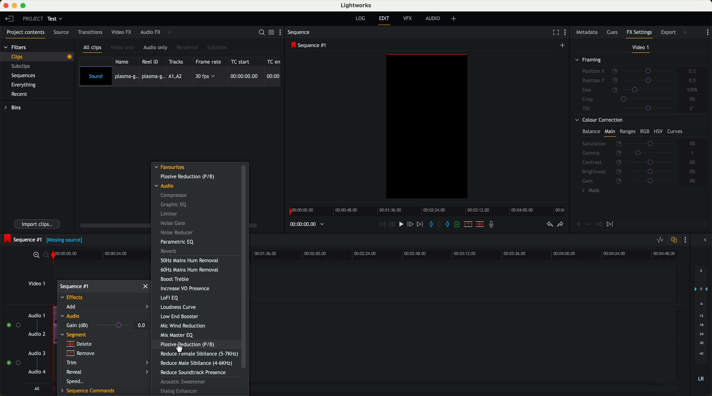  I want to click on test tab, so click(56, 17).